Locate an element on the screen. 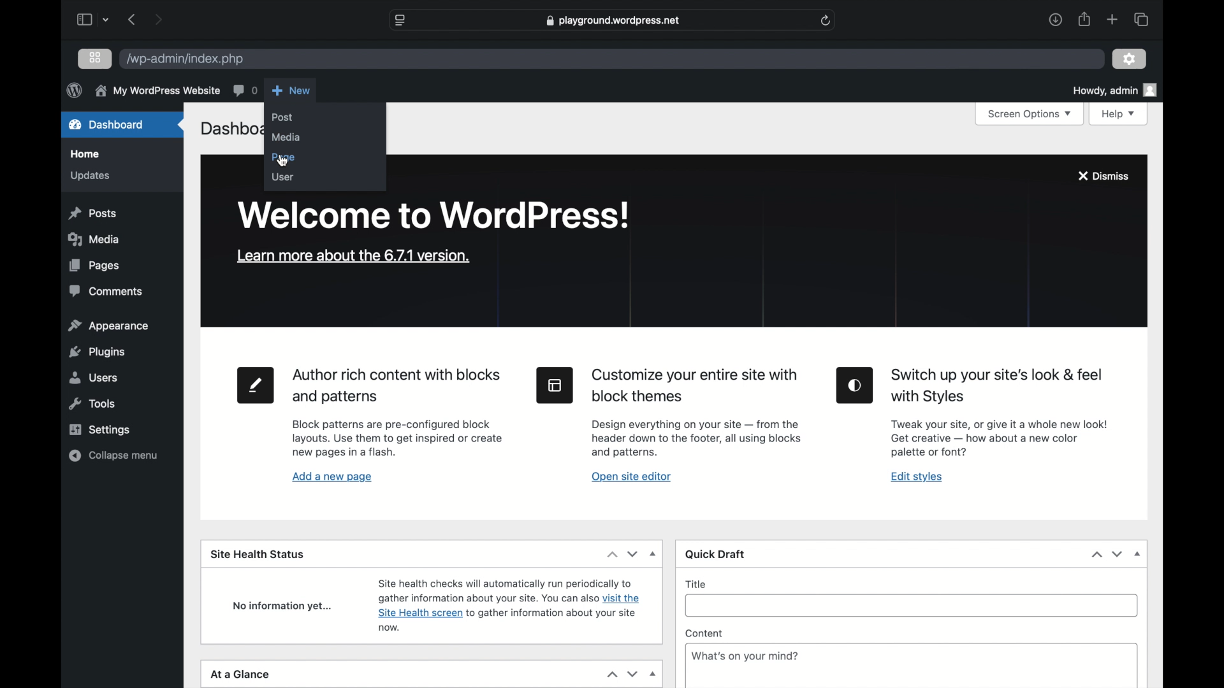 The height and width of the screenshot is (688, 1224). previous page is located at coordinates (133, 19).